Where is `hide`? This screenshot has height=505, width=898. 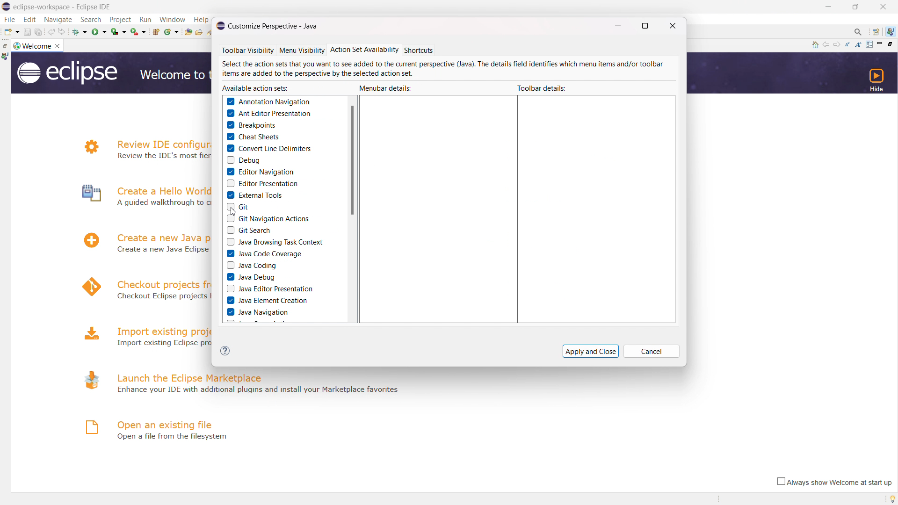
hide is located at coordinates (875, 79).